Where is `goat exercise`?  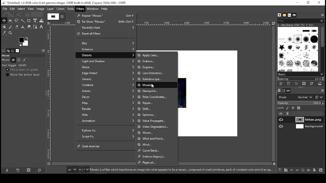 goat exercise is located at coordinates (106, 146).